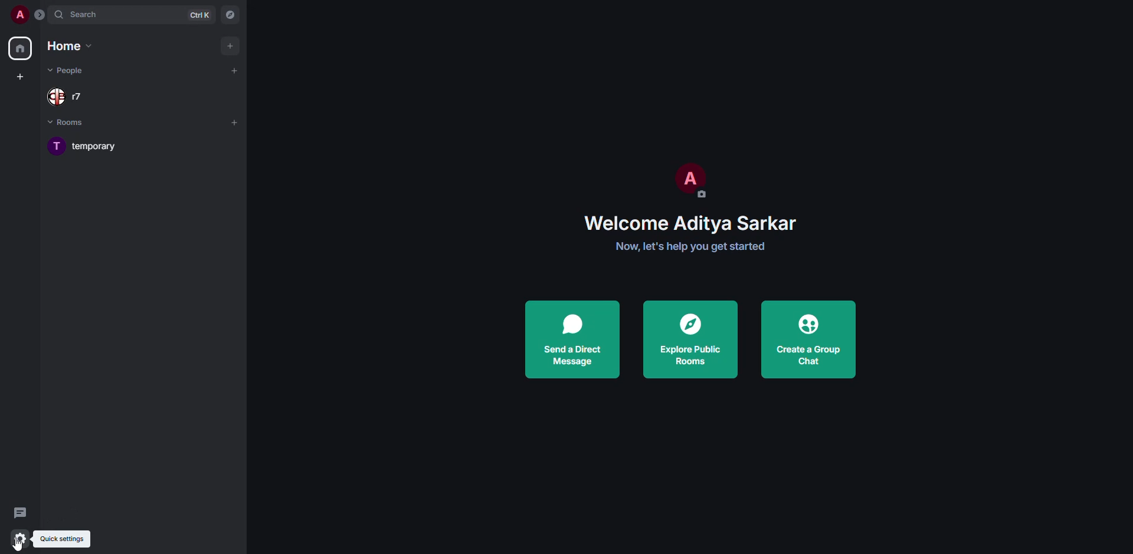  I want to click on get started, so click(690, 248).